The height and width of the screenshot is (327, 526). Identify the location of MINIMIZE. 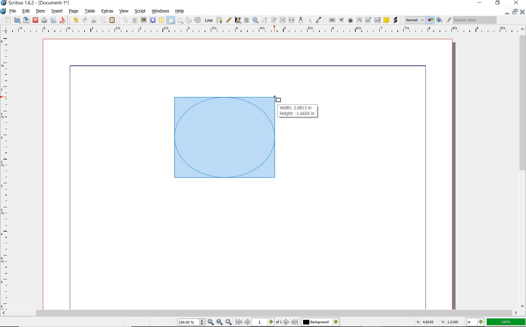
(480, 2).